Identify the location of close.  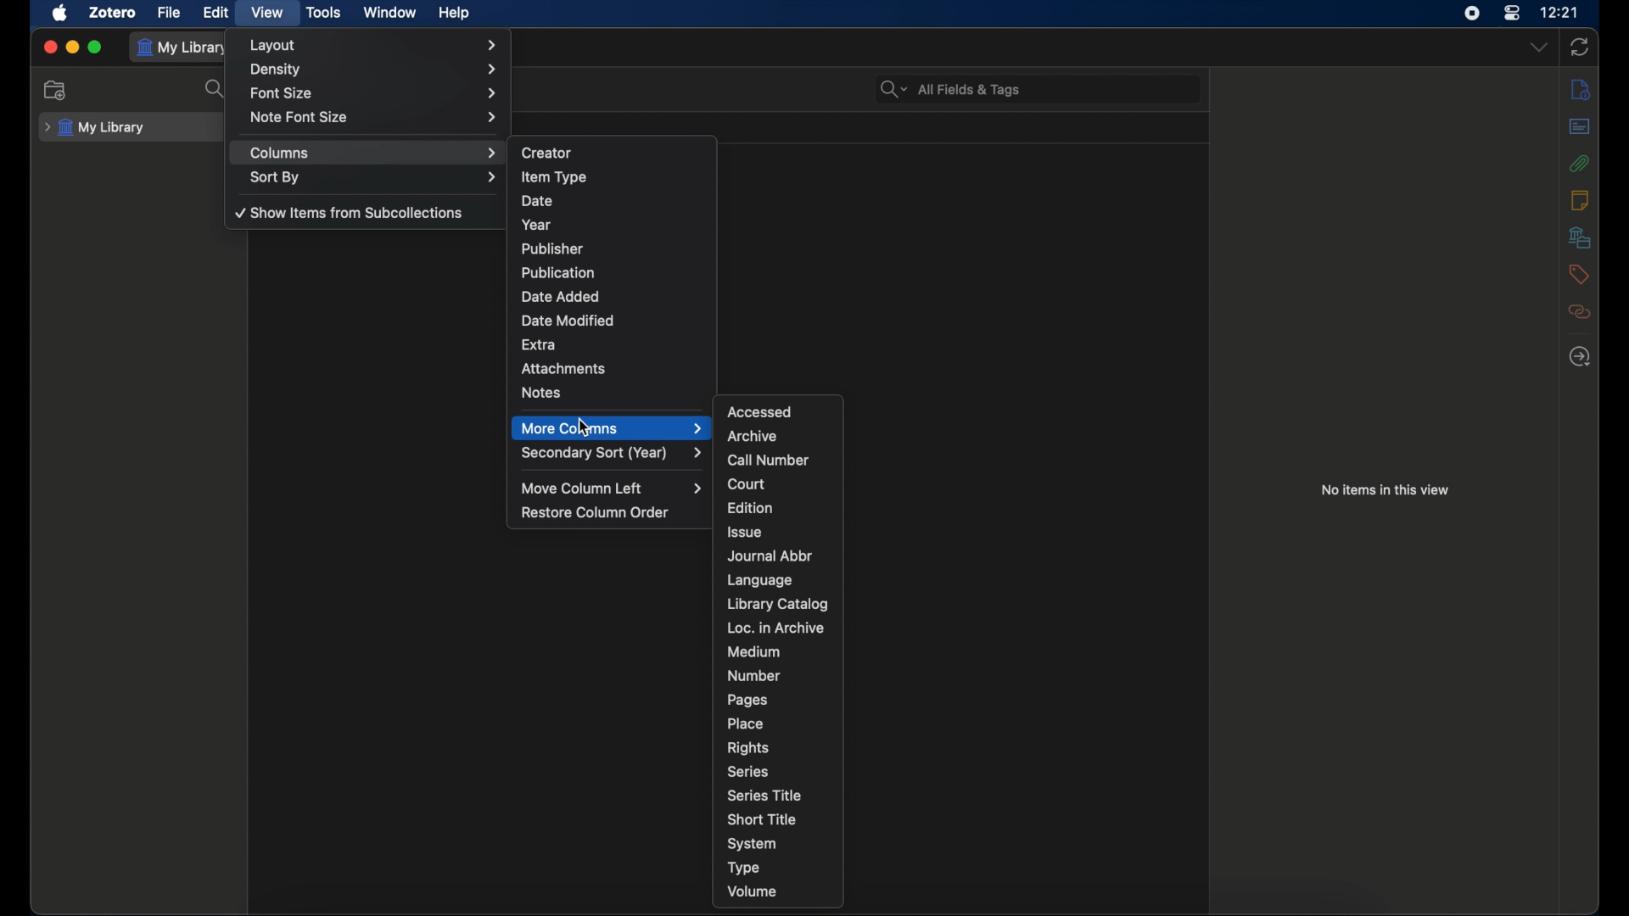
(51, 47).